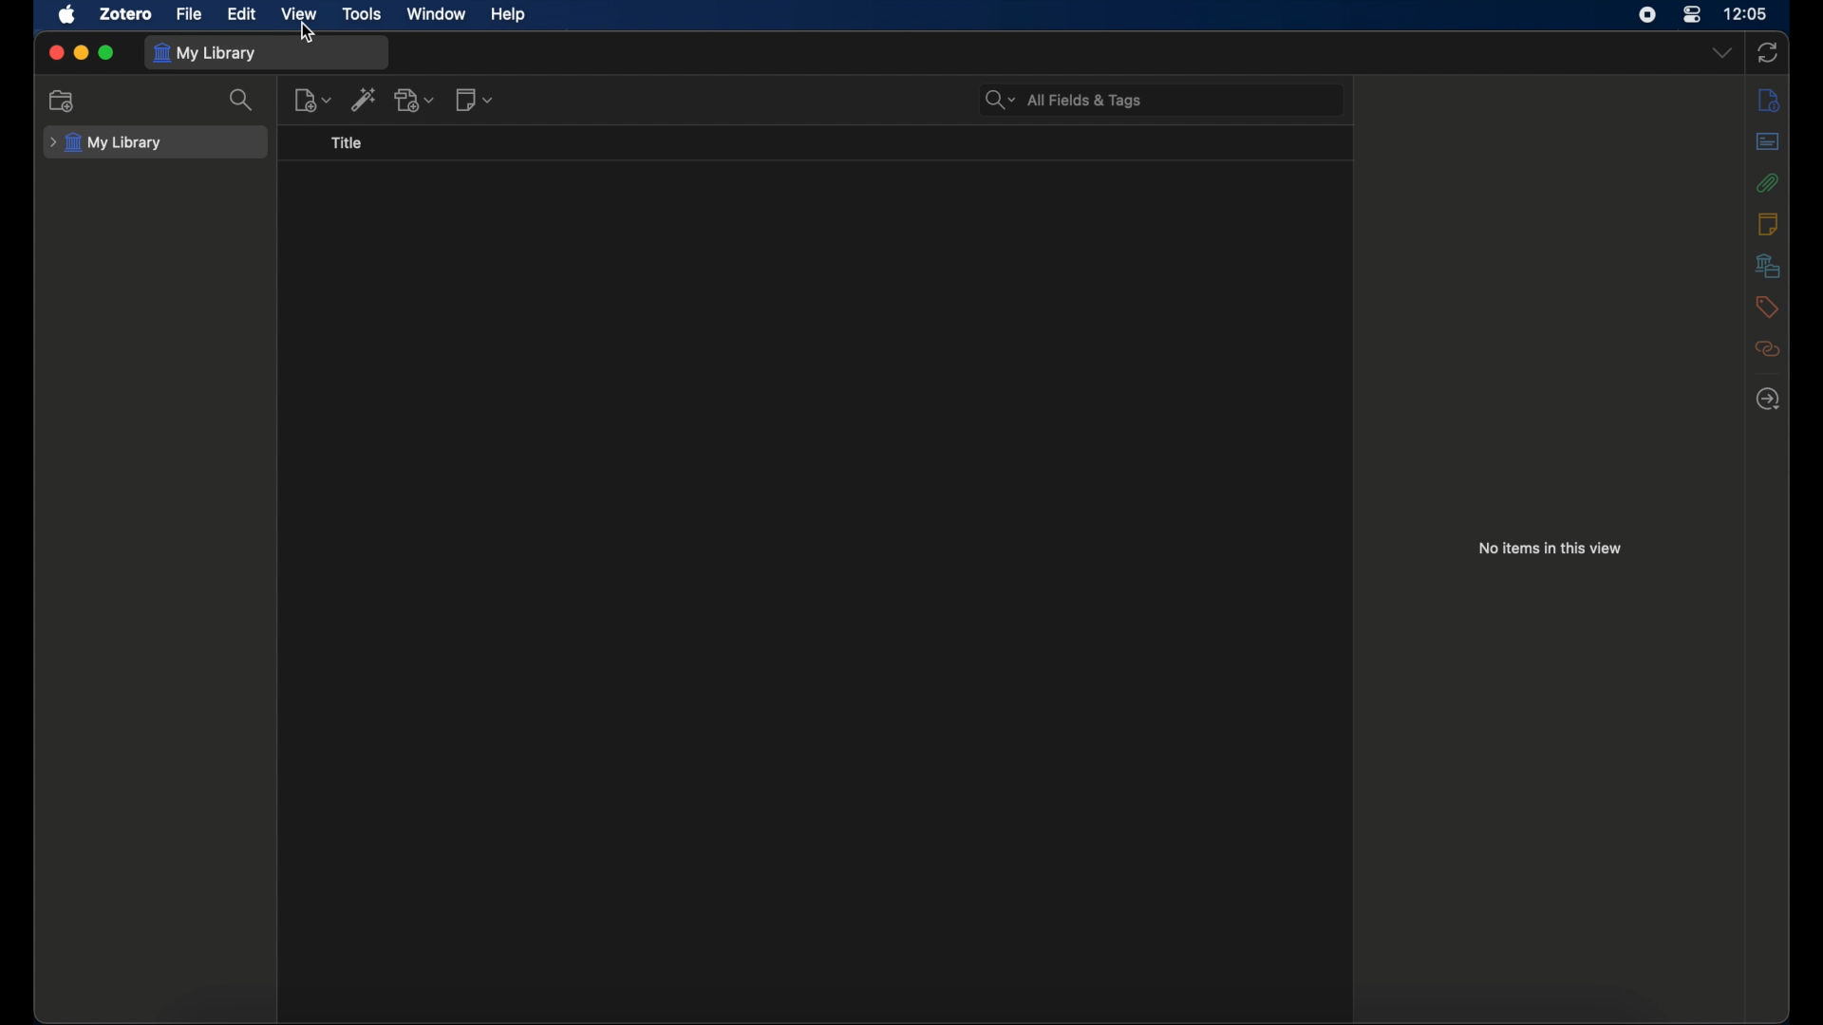 This screenshot has width=1823, height=1025. What do you see at coordinates (61, 101) in the screenshot?
I see `new collection` at bounding box center [61, 101].